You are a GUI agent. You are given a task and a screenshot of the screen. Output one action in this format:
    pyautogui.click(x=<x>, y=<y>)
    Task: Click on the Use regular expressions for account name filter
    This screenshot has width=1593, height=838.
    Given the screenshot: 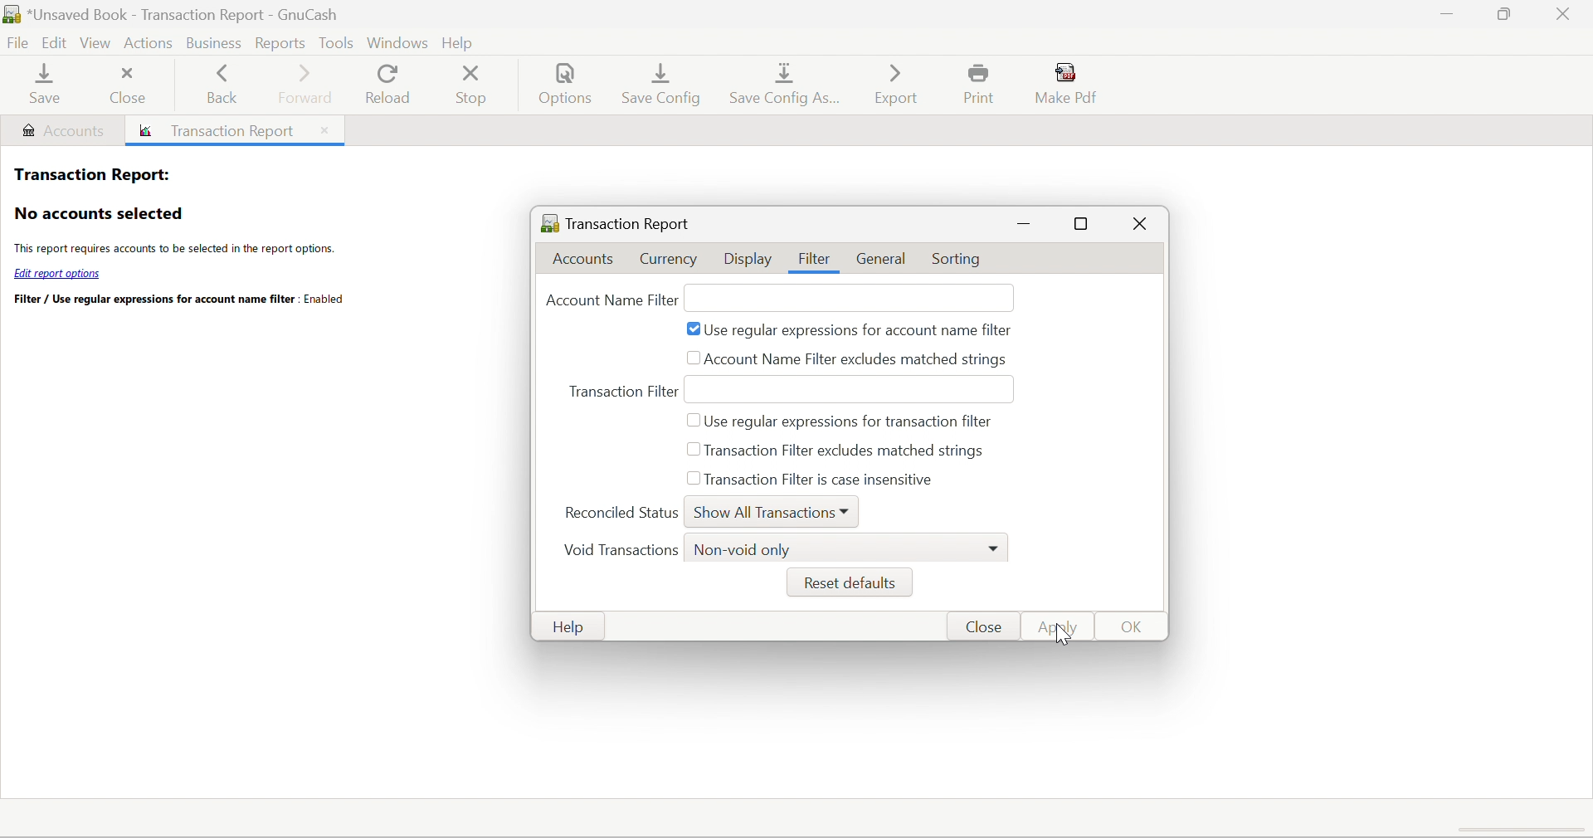 What is the action you would take?
    pyautogui.click(x=860, y=332)
    